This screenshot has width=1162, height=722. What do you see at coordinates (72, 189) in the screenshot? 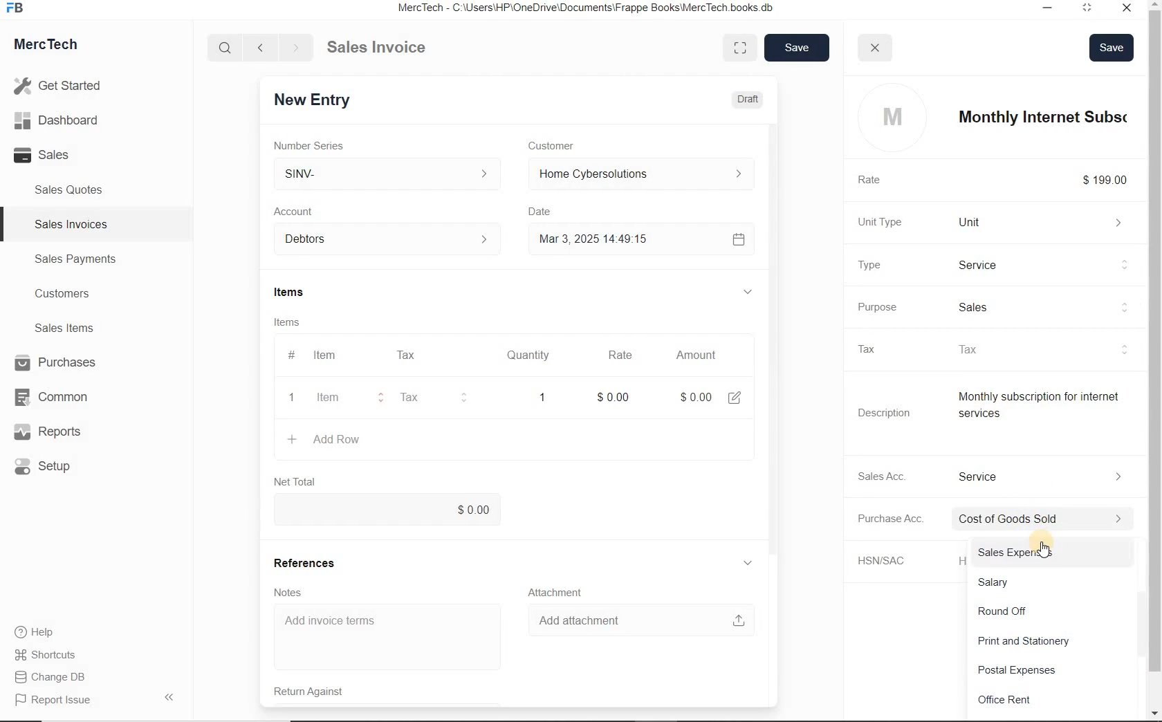
I see `Sales Quotes` at bounding box center [72, 189].